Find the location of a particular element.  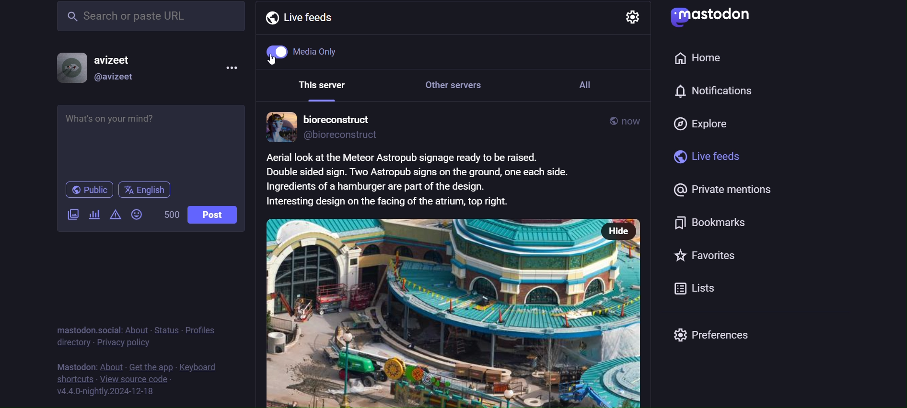

post is located at coordinates (217, 217).